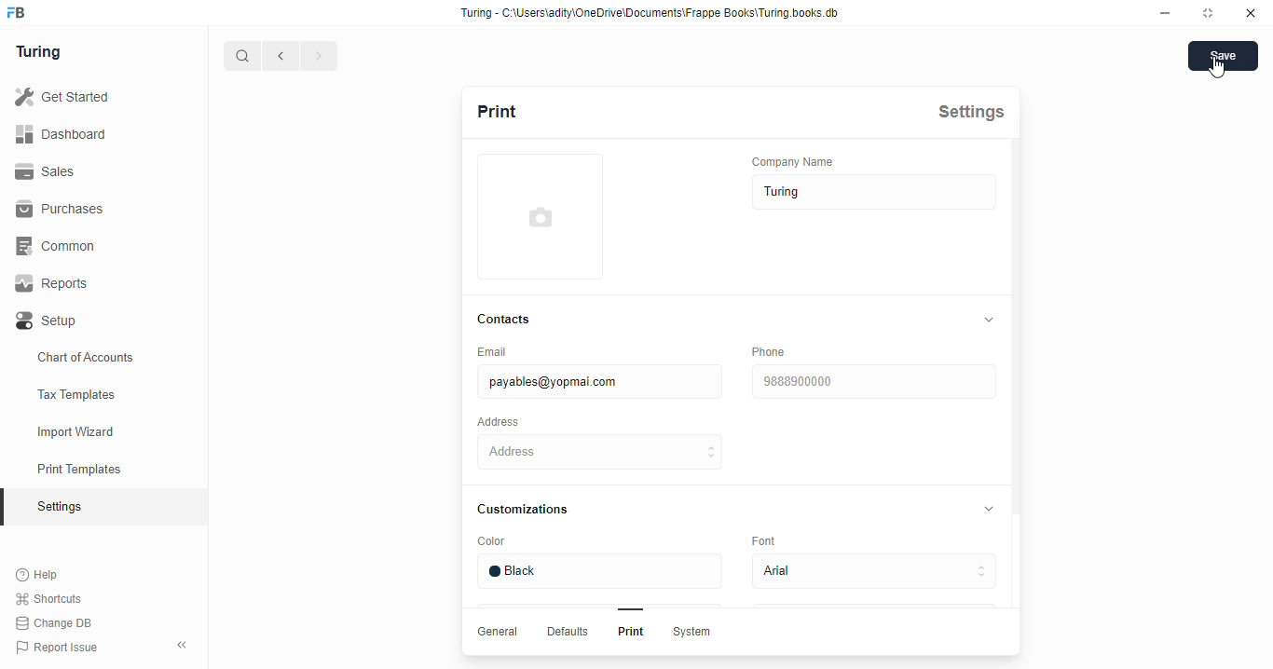 This screenshot has height=669, width=1273. I want to click on Color, so click(525, 543).